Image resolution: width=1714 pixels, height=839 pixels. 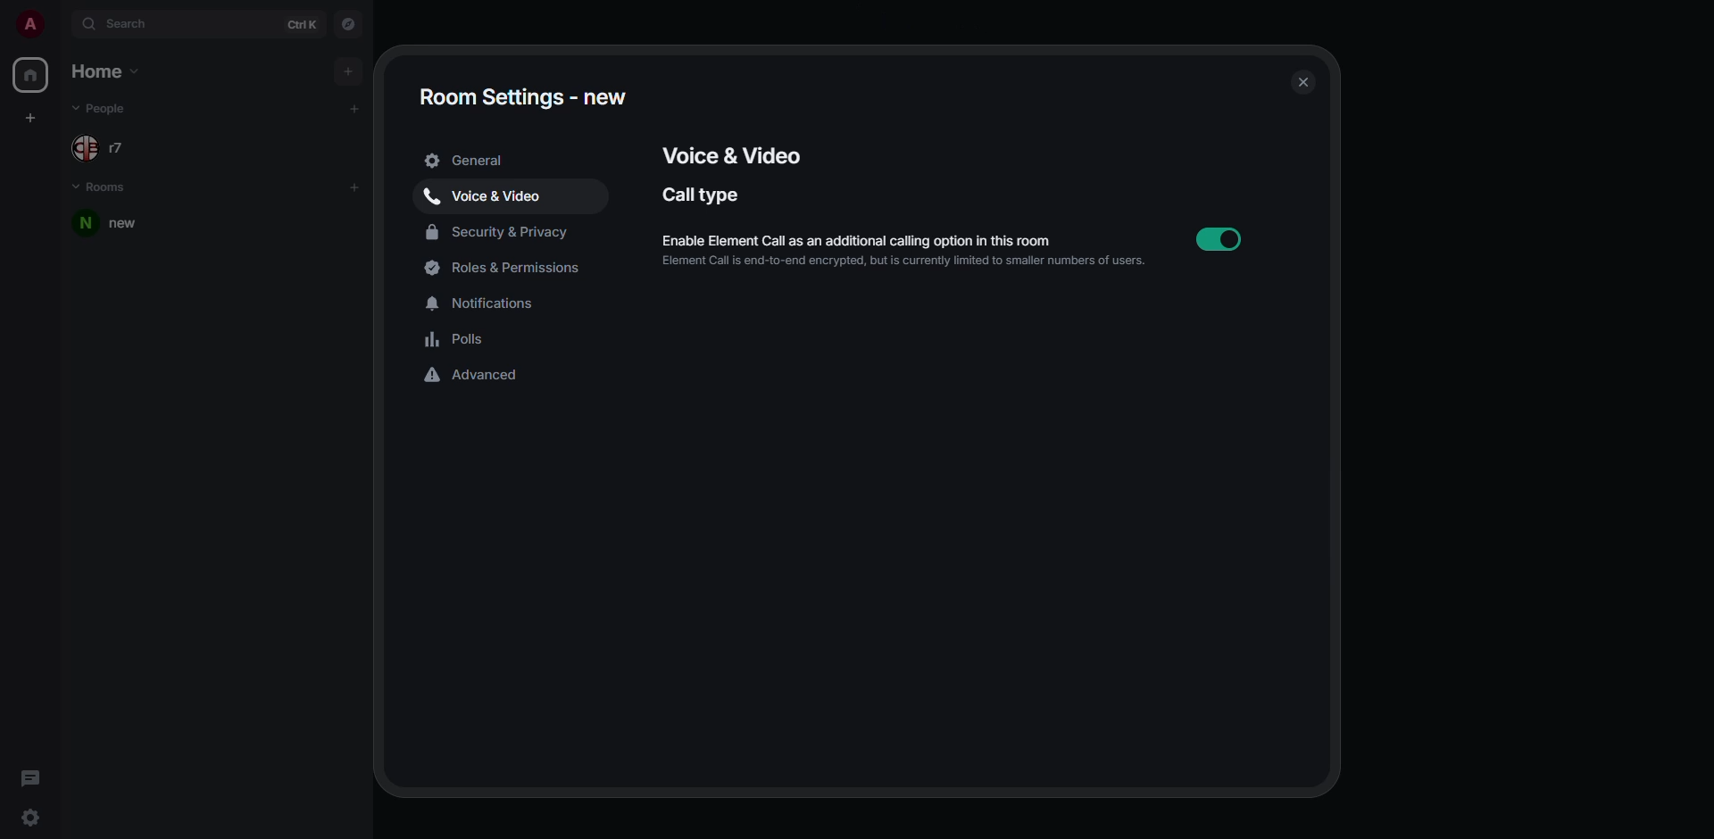 I want to click on room, so click(x=118, y=224).